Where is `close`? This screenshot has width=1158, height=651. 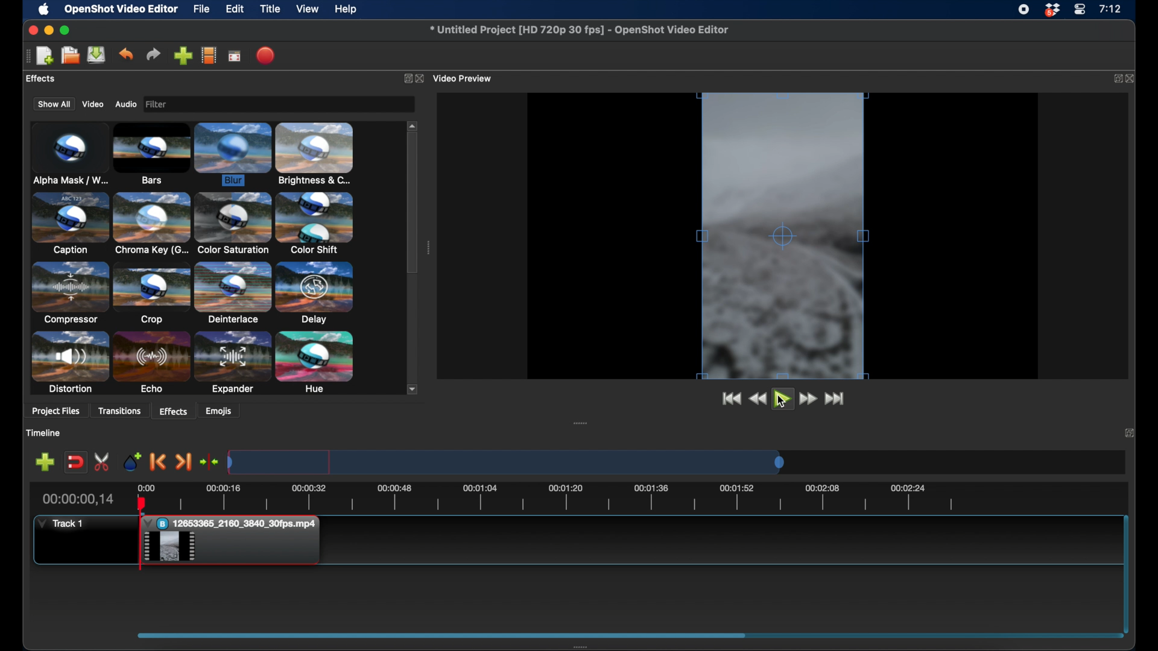 close is located at coordinates (32, 30).